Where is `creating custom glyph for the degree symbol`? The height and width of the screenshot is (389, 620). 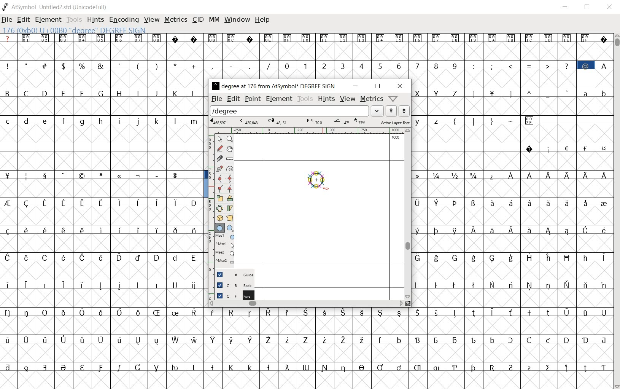
creating custom glyph for the degree symbol is located at coordinates (321, 181).